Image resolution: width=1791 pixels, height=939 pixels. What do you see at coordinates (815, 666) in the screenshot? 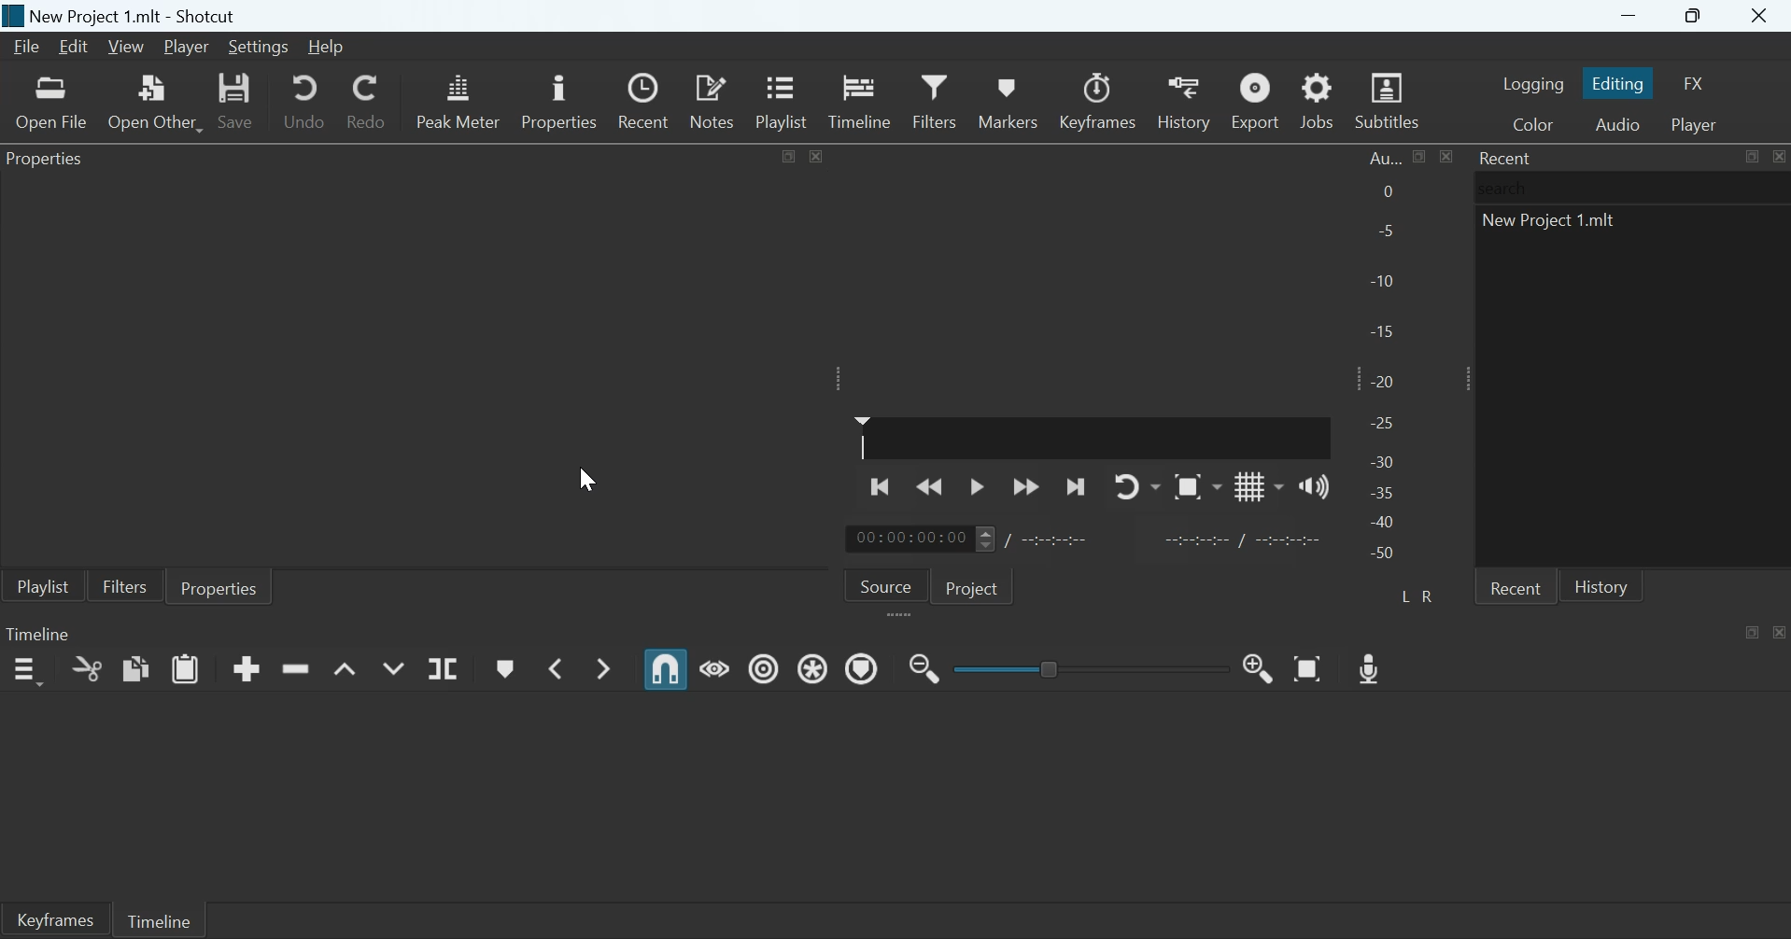
I see `Ripple all tracks` at bounding box center [815, 666].